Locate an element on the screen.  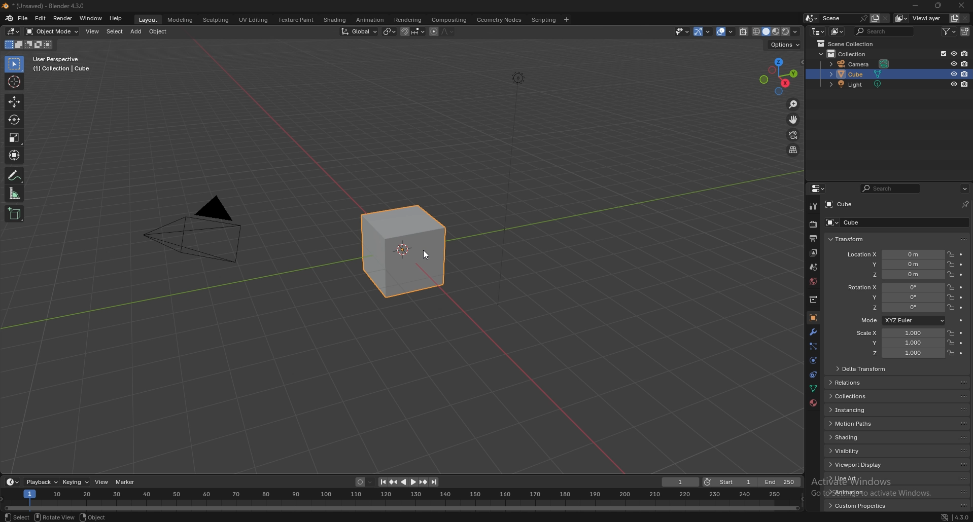
editor type is located at coordinates (13, 482).